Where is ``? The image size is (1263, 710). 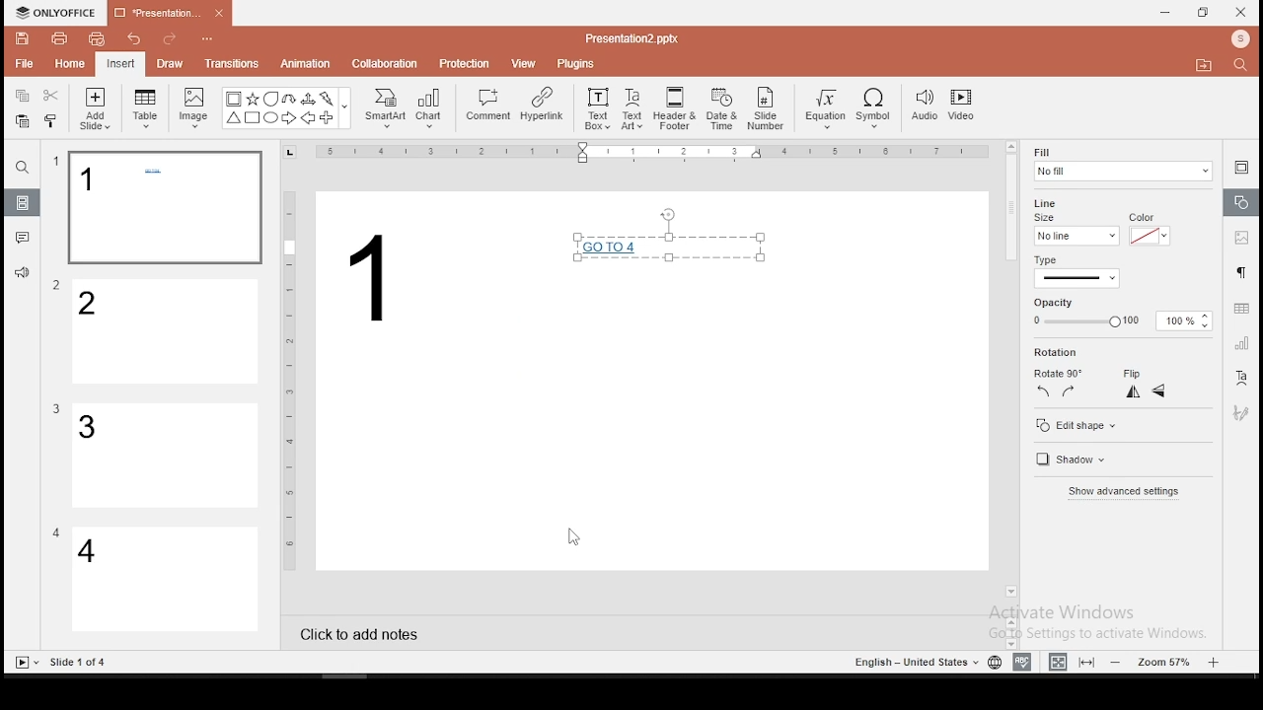  is located at coordinates (209, 40).